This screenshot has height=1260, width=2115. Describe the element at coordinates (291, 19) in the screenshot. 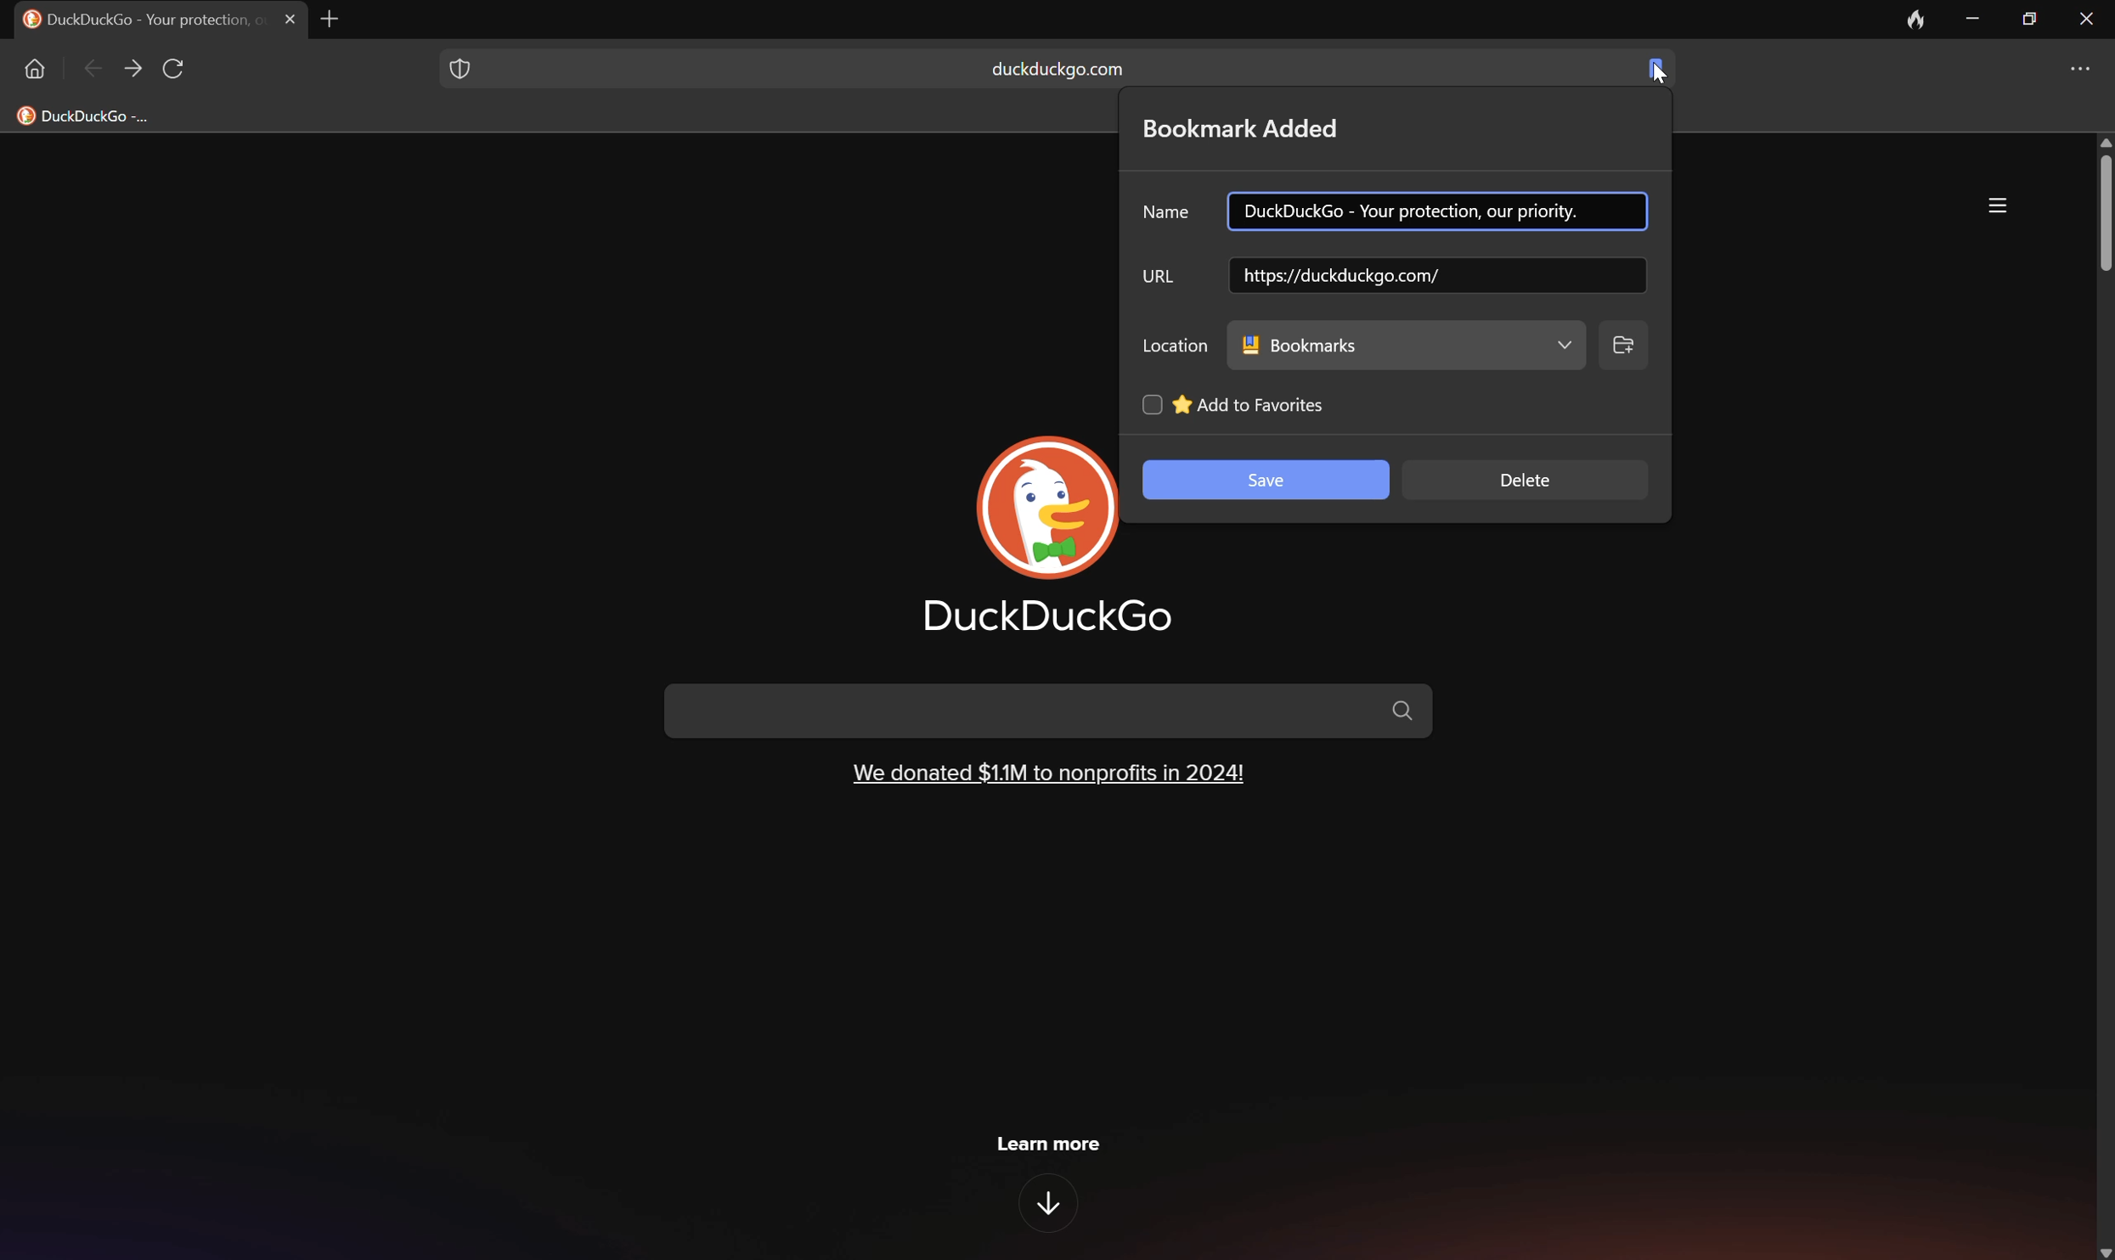

I see `Close` at that location.